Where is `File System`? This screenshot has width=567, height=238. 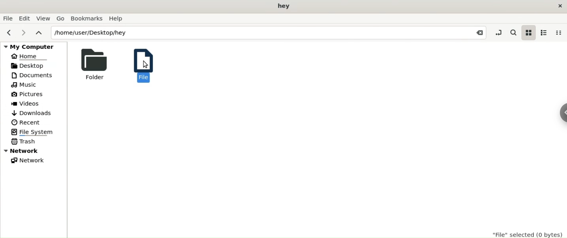 File System is located at coordinates (36, 131).